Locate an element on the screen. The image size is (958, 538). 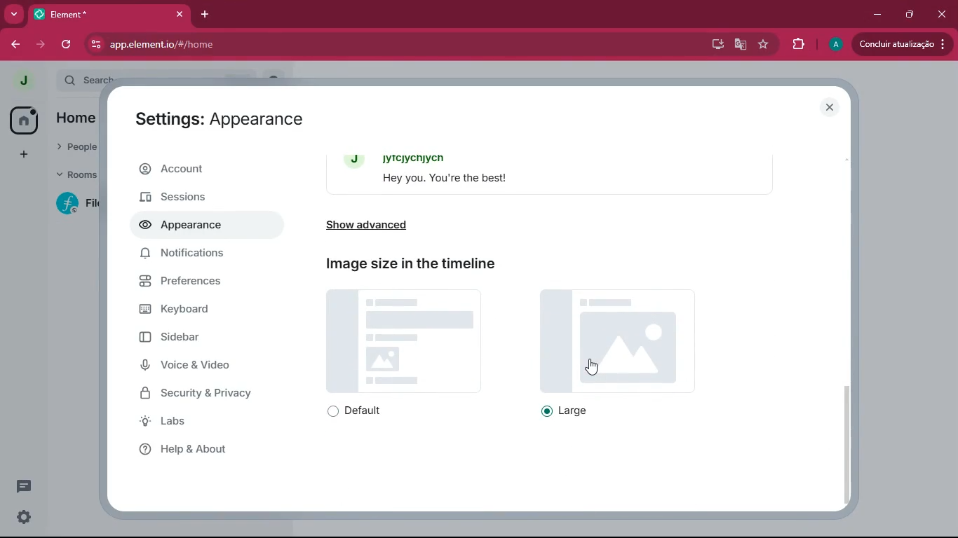
security & privacy  is located at coordinates (207, 393).